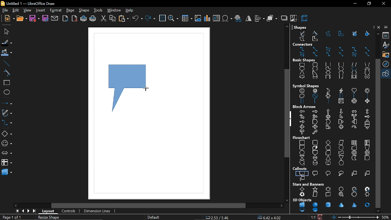 The image size is (391, 220). Describe the element at coordinates (386, 54) in the screenshot. I see `gallery` at that location.